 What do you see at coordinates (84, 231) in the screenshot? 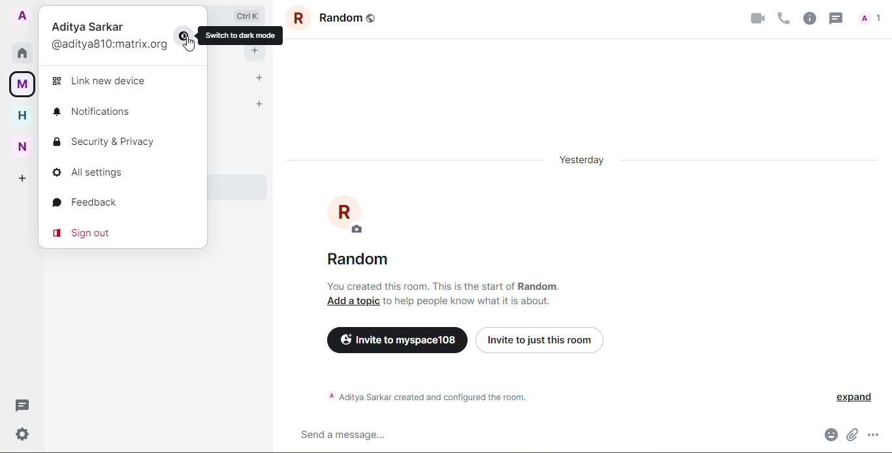
I see `sign out` at bounding box center [84, 231].